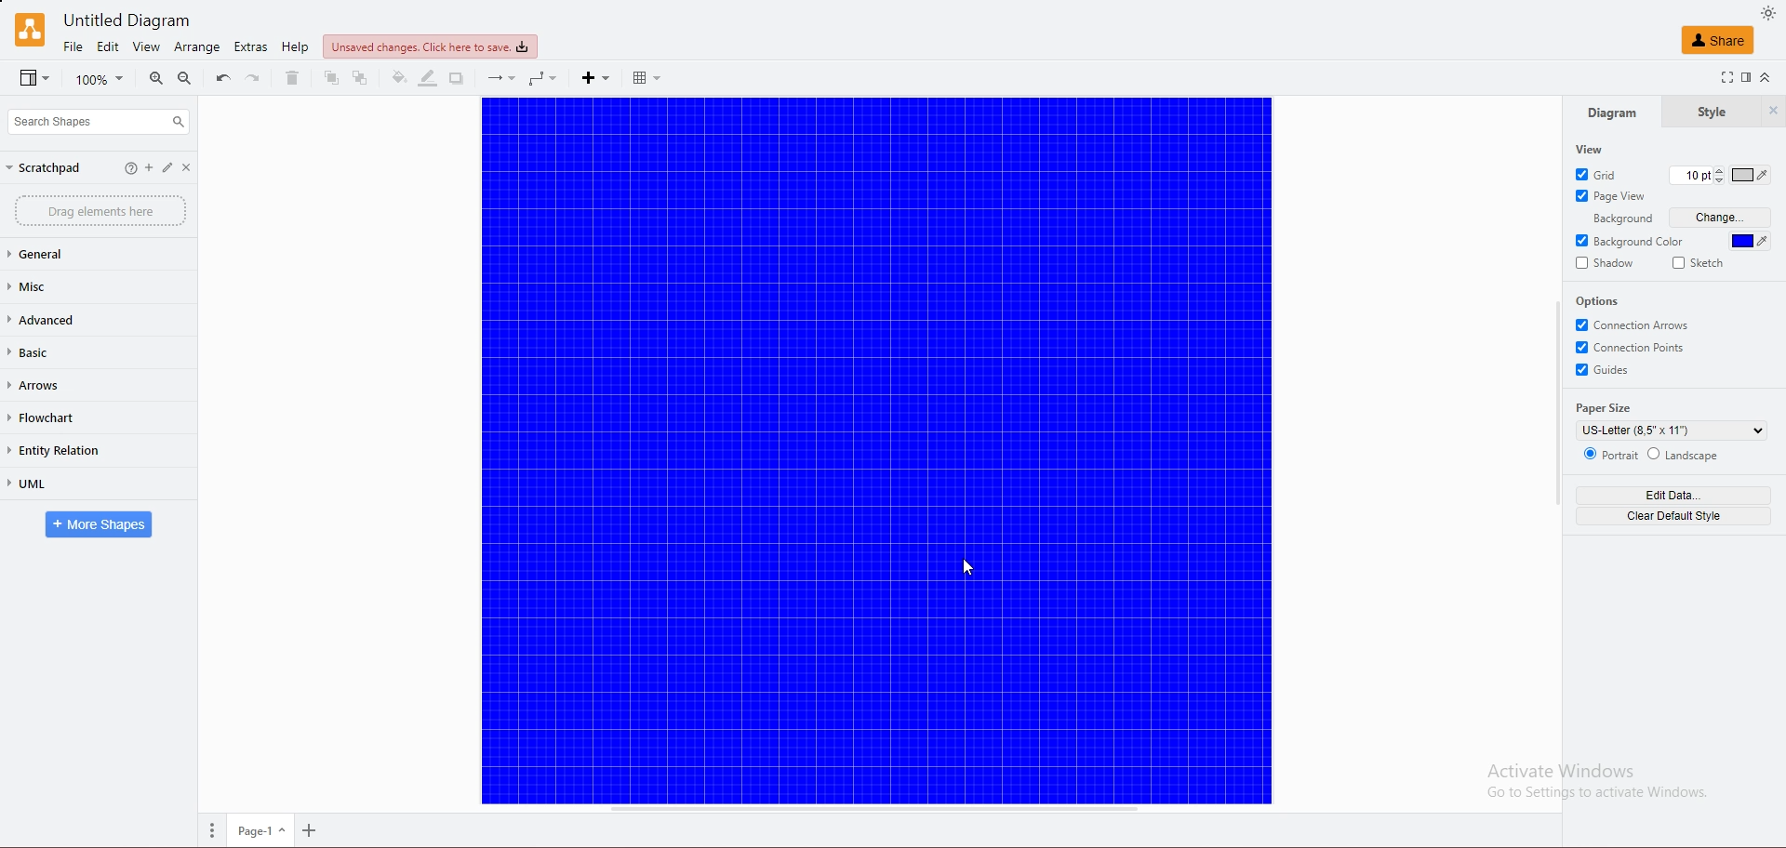  Describe the element at coordinates (98, 121) in the screenshot. I see `search shapes` at that location.